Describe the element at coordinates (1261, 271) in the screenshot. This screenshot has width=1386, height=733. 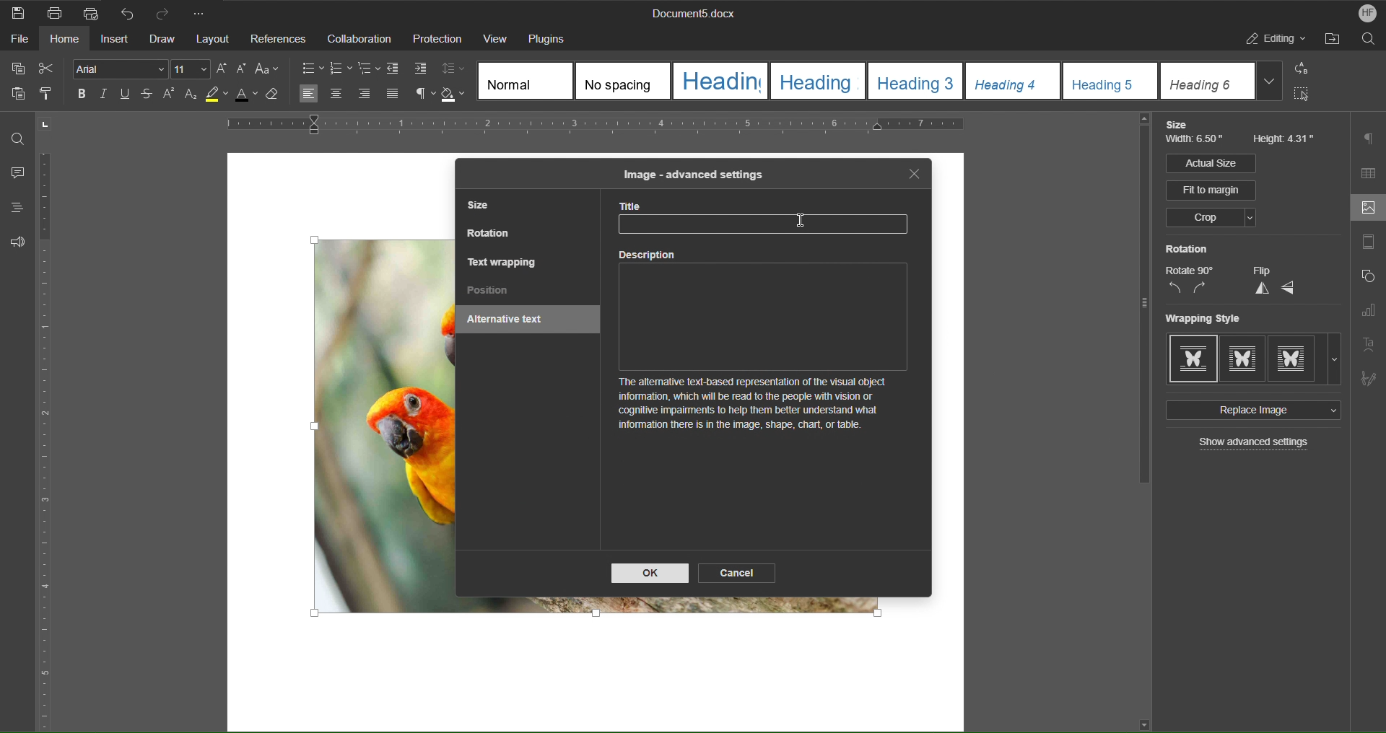
I see `Flip` at that location.